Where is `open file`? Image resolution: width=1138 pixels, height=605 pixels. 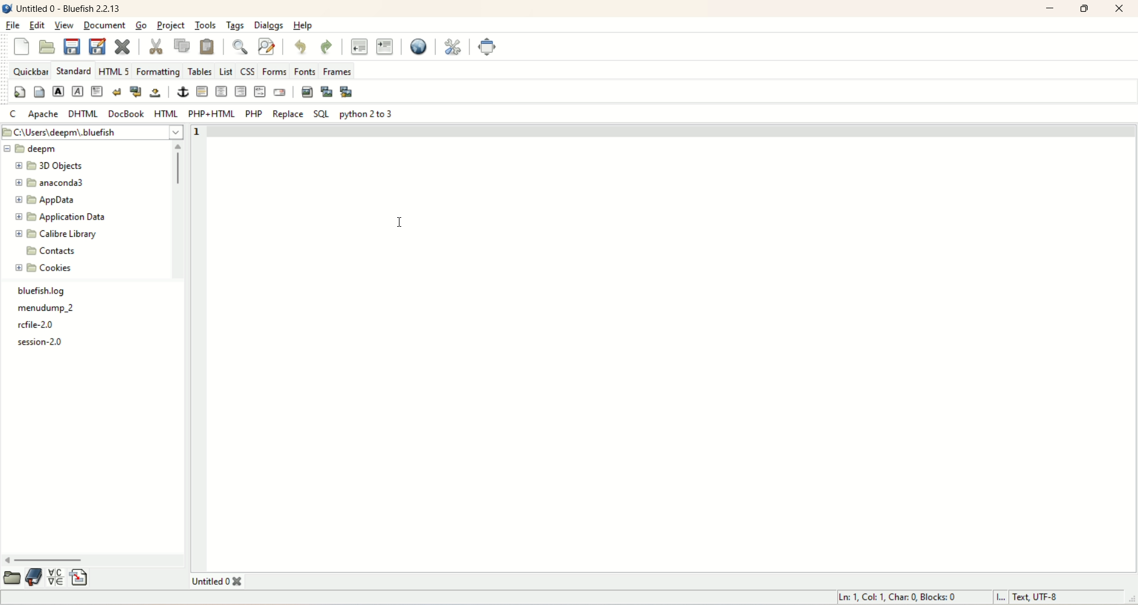 open file is located at coordinates (48, 47).